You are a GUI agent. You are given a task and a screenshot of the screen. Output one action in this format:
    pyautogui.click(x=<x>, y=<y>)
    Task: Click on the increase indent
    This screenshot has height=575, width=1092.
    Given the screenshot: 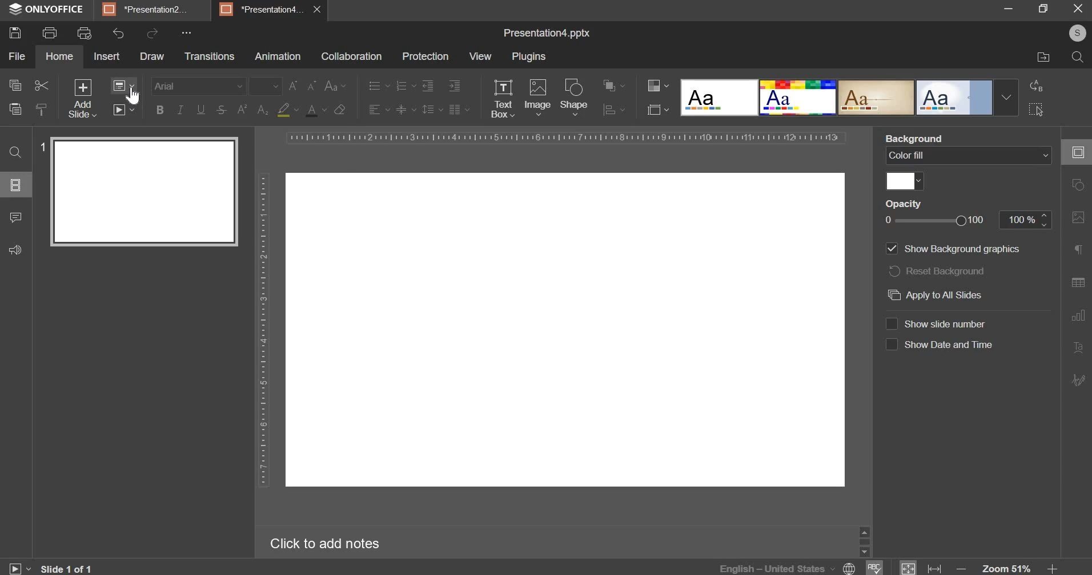 What is the action you would take?
    pyautogui.click(x=454, y=86)
    